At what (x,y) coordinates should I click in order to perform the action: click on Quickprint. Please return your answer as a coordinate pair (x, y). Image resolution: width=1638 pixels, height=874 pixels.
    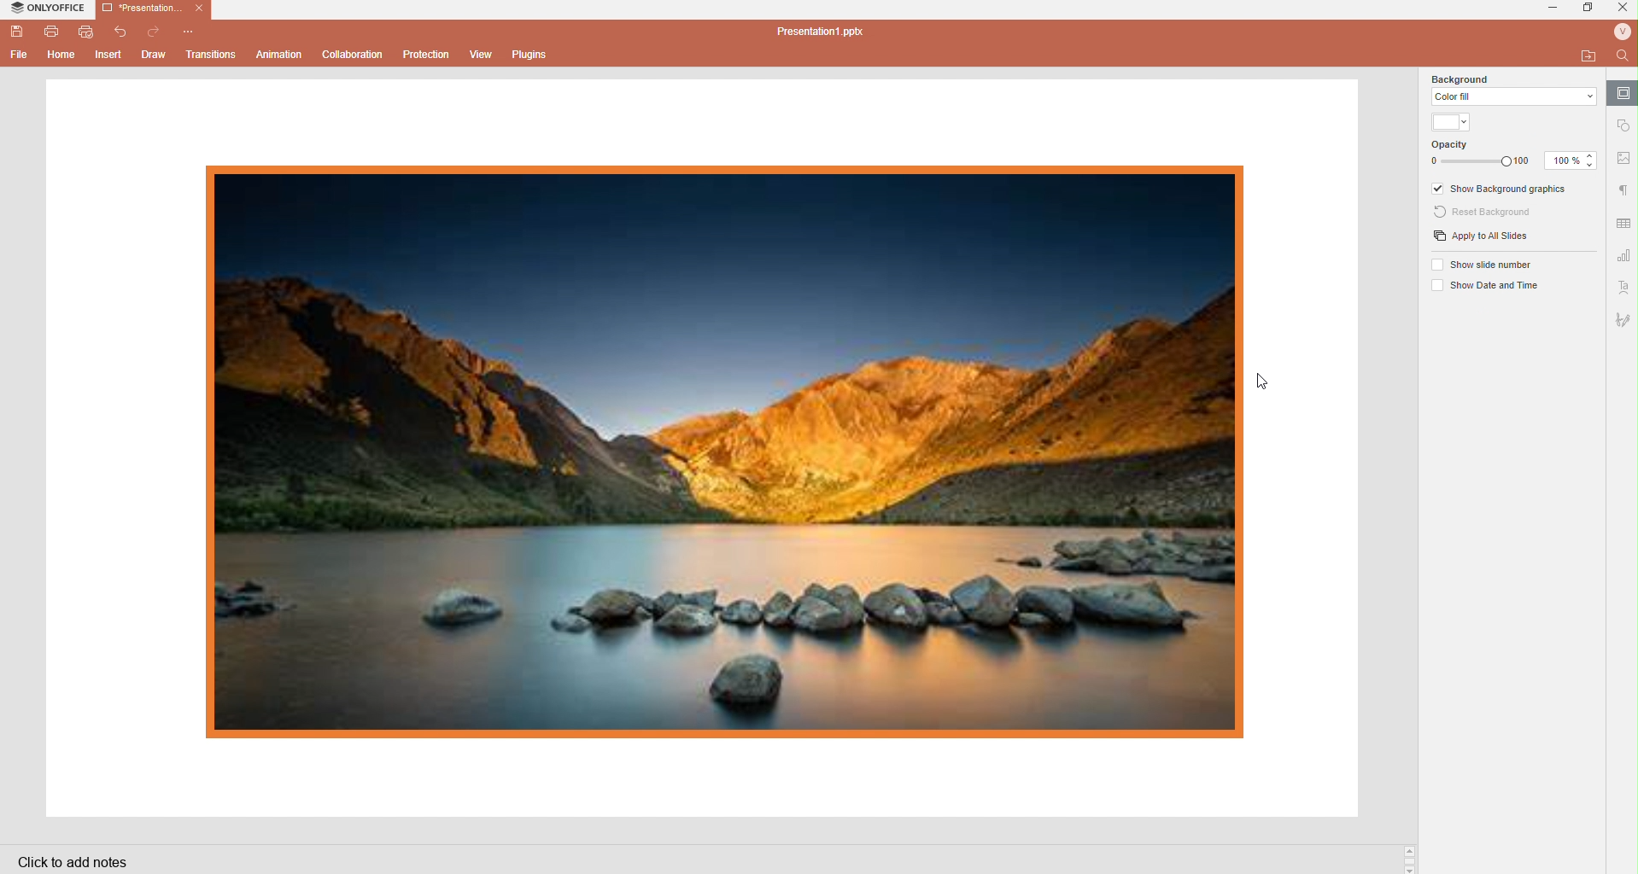
    Looking at the image, I should click on (87, 33).